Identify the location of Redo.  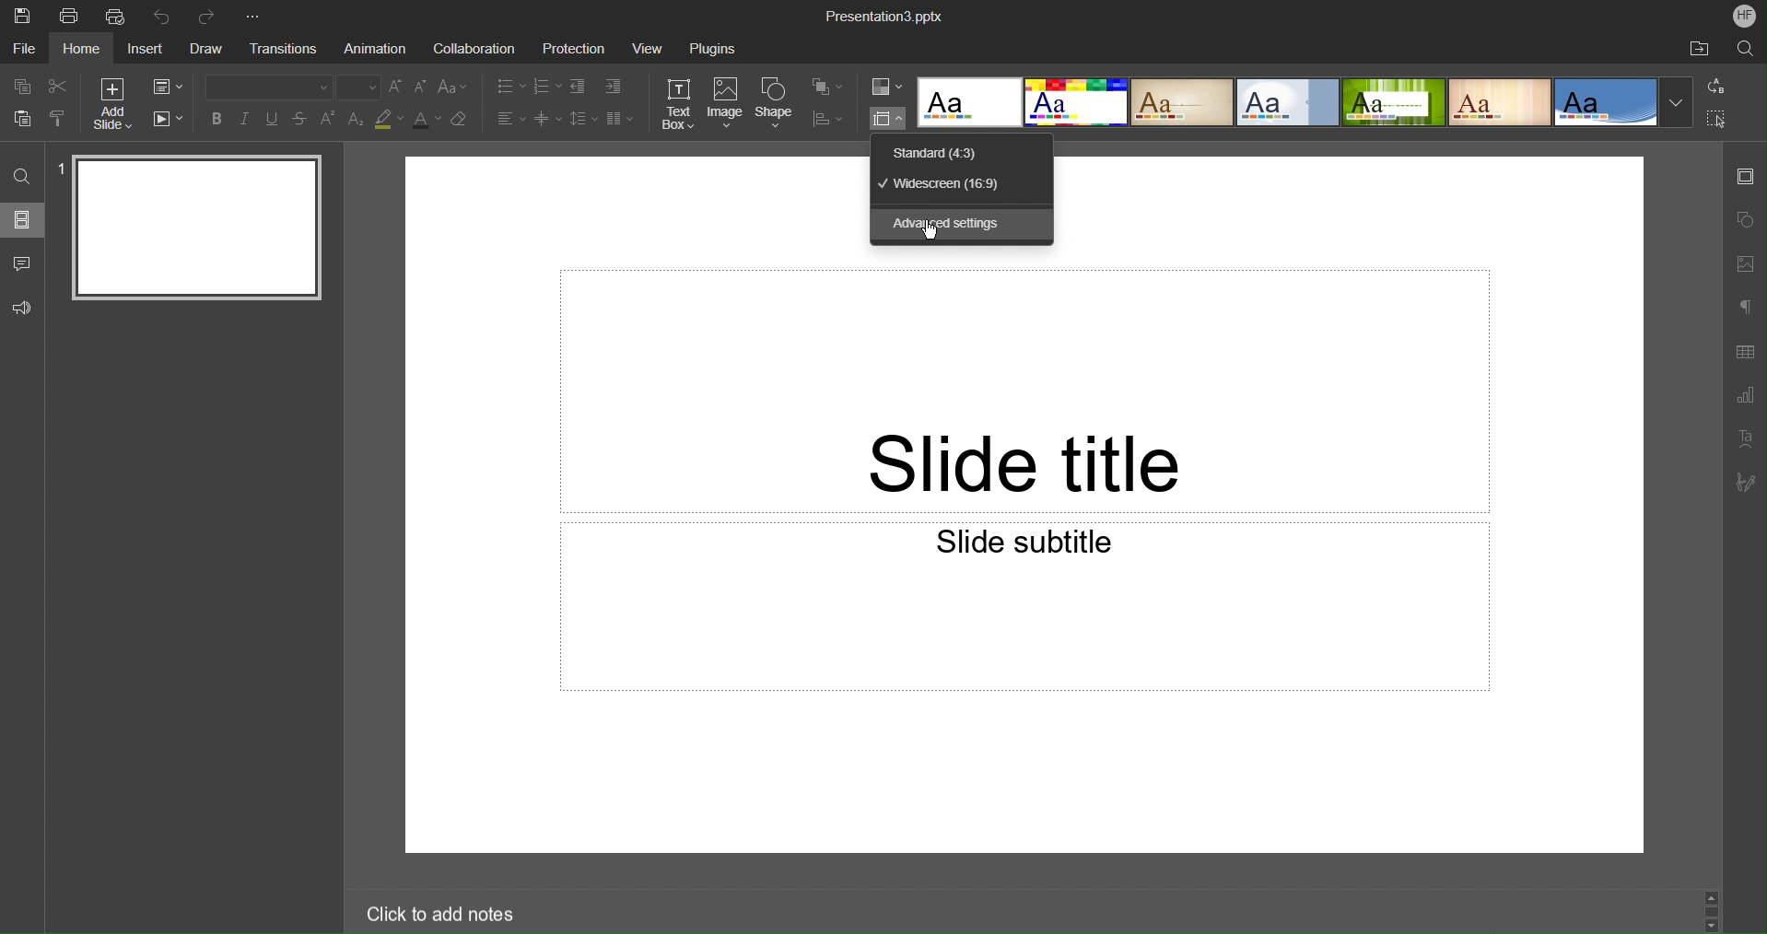
(211, 13).